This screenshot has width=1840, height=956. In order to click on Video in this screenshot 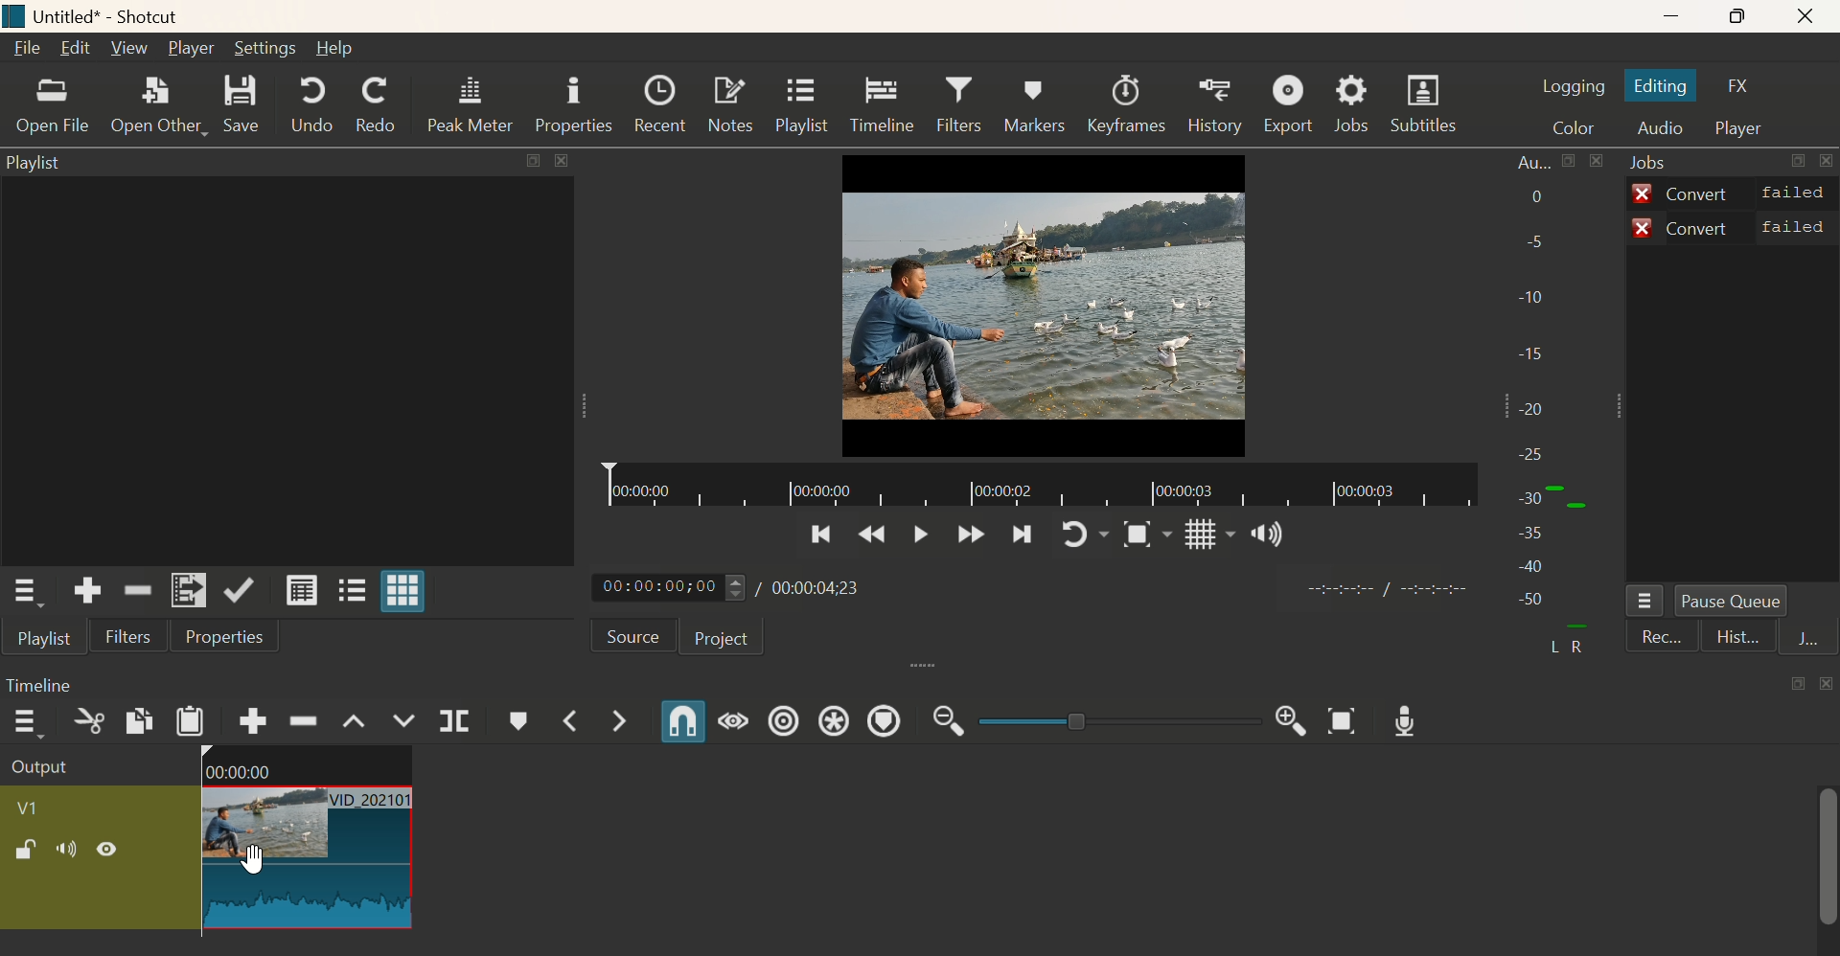, I will do `click(1046, 305)`.